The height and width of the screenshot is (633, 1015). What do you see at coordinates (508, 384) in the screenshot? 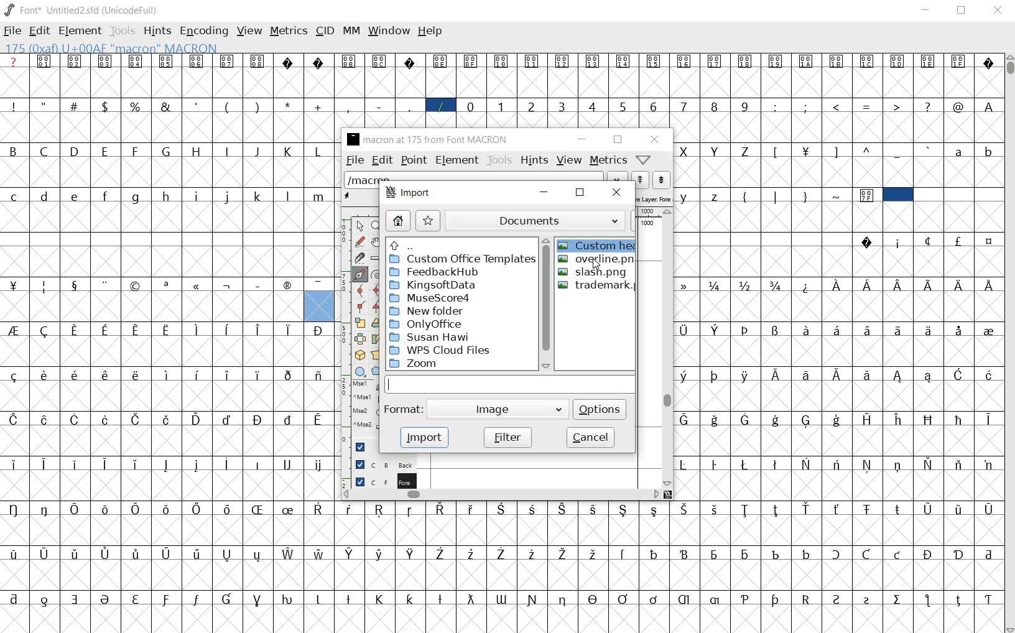
I see `input line` at bounding box center [508, 384].